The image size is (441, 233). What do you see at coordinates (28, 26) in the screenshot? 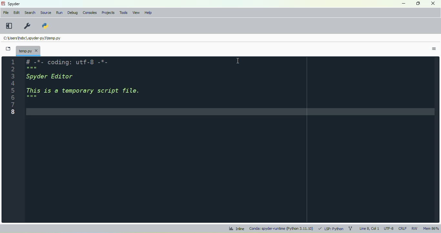
I see `preferences` at bounding box center [28, 26].